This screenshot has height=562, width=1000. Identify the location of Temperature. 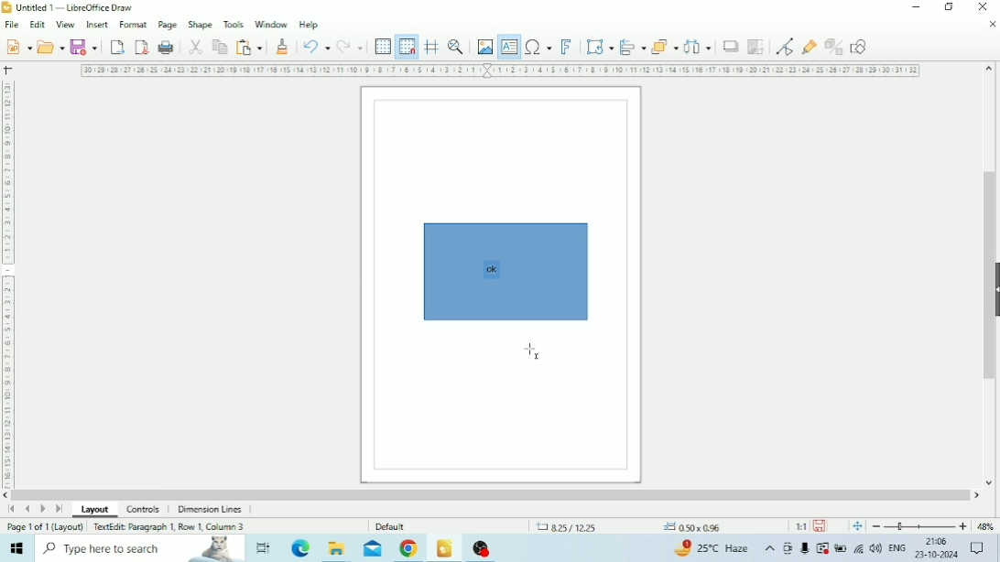
(713, 547).